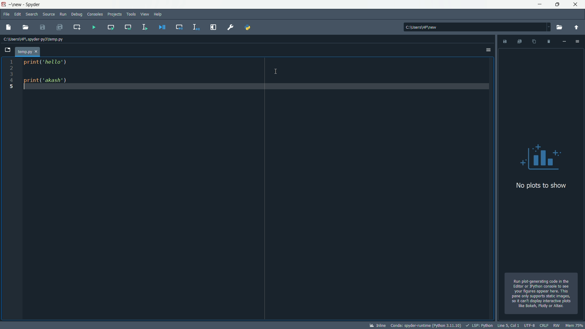 The image size is (585, 329). Describe the element at coordinates (93, 26) in the screenshot. I see `run file` at that location.